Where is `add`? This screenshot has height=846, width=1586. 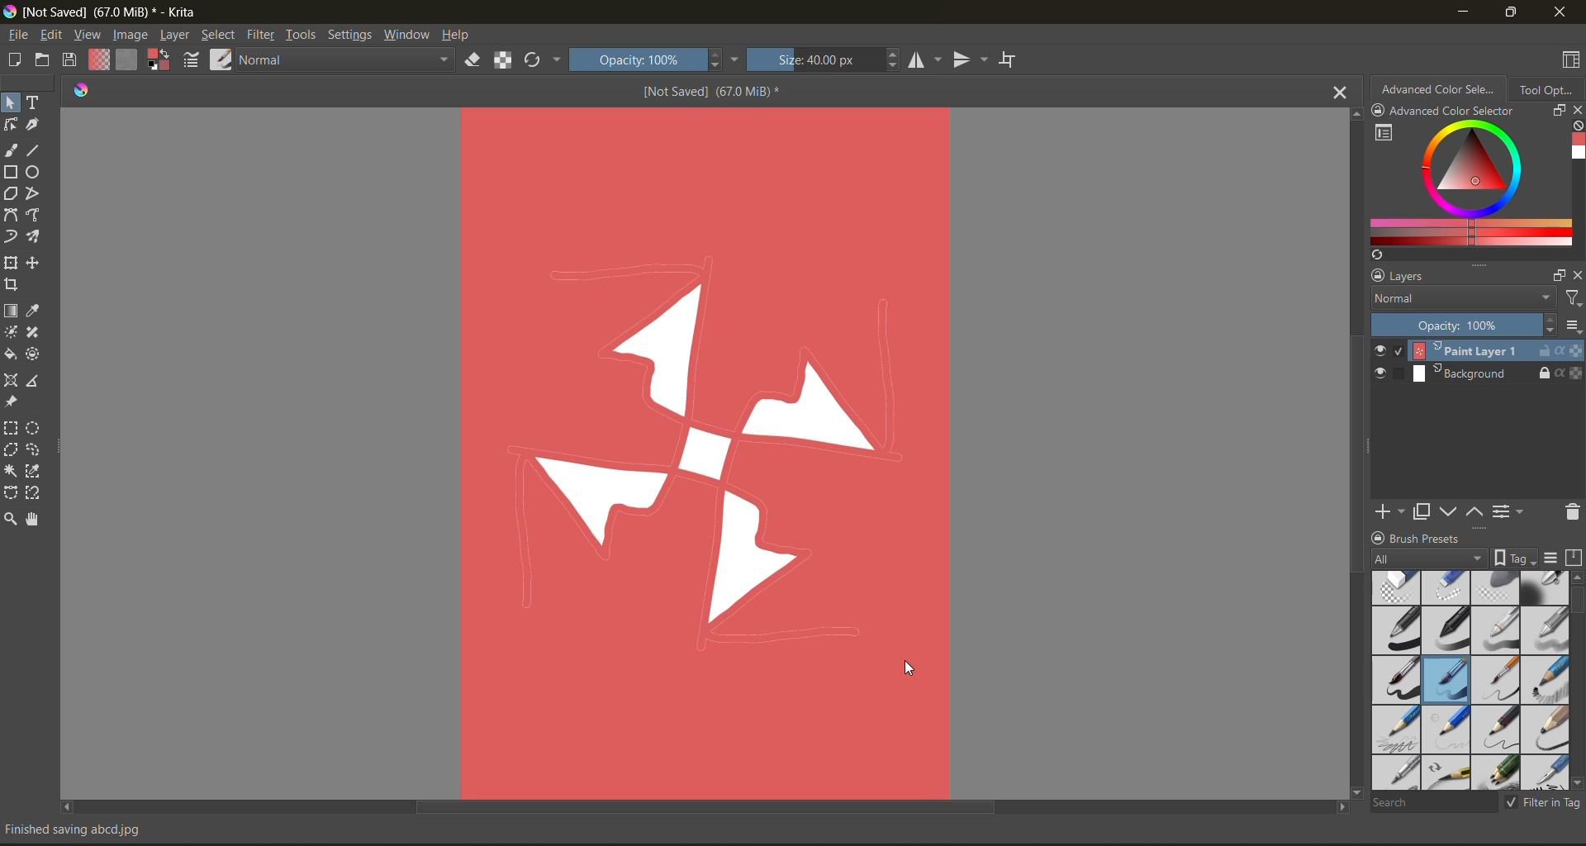 add is located at coordinates (1394, 510).